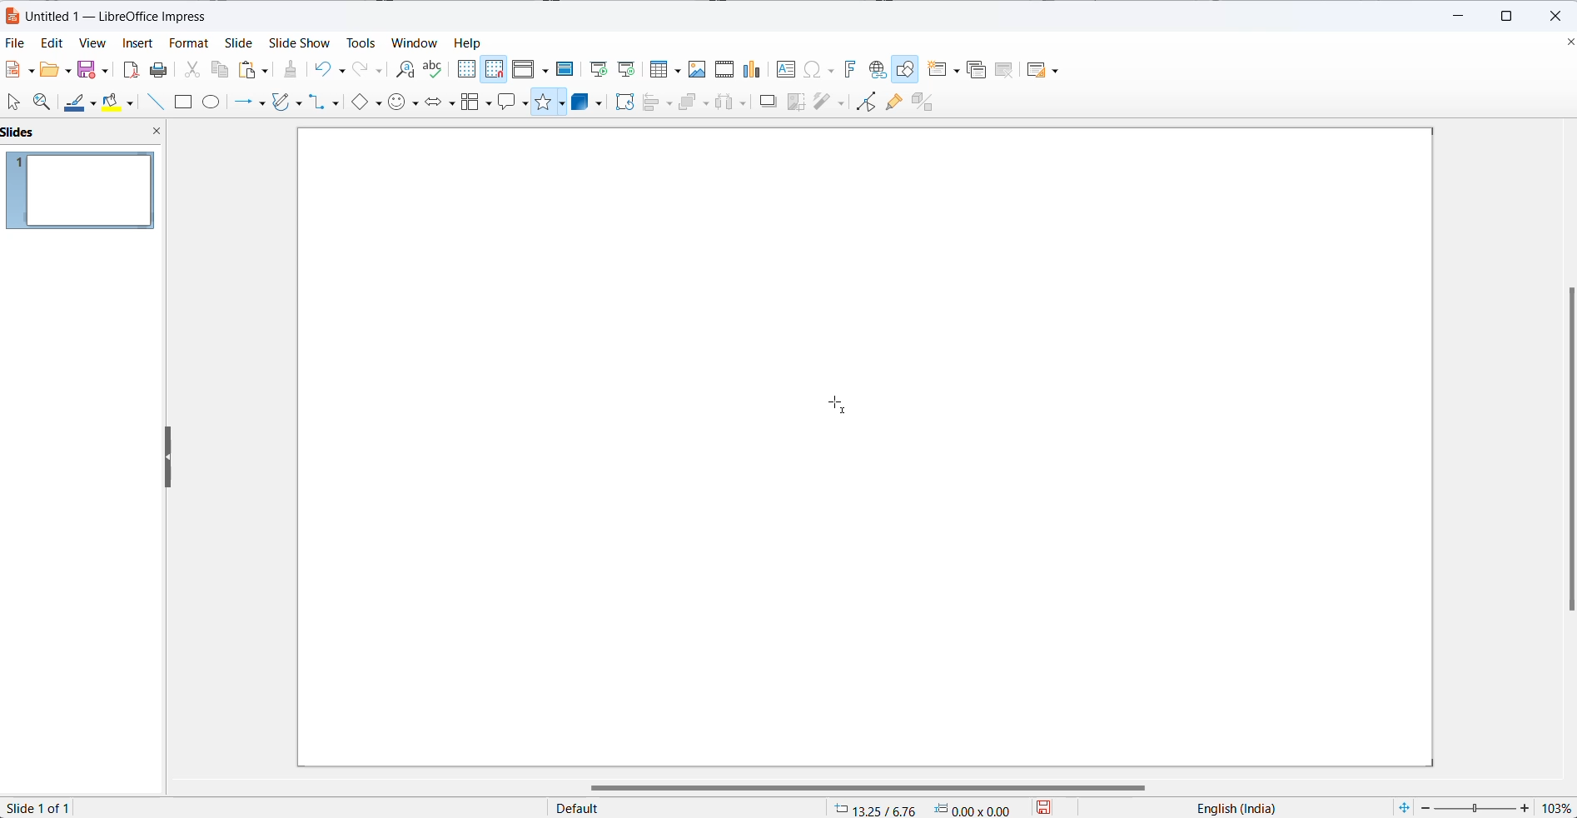 Image resolution: width=1577 pixels, height=818 pixels. What do you see at coordinates (439, 102) in the screenshot?
I see `block arrows` at bounding box center [439, 102].